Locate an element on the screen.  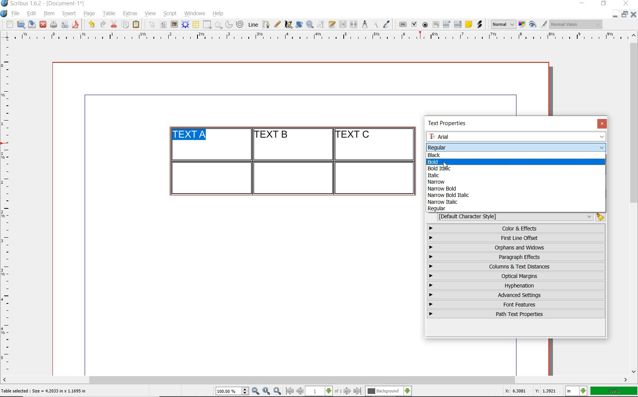
redo is located at coordinates (102, 24).